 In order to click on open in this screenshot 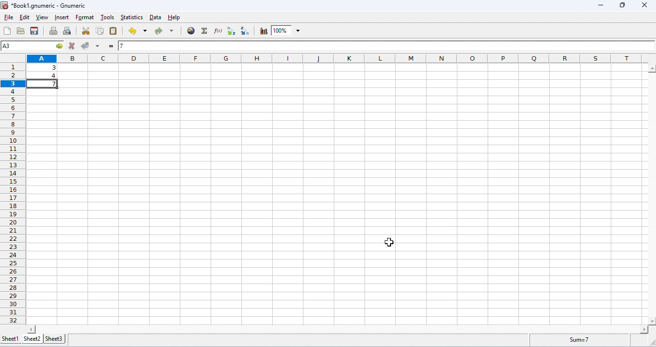, I will do `click(21, 31)`.